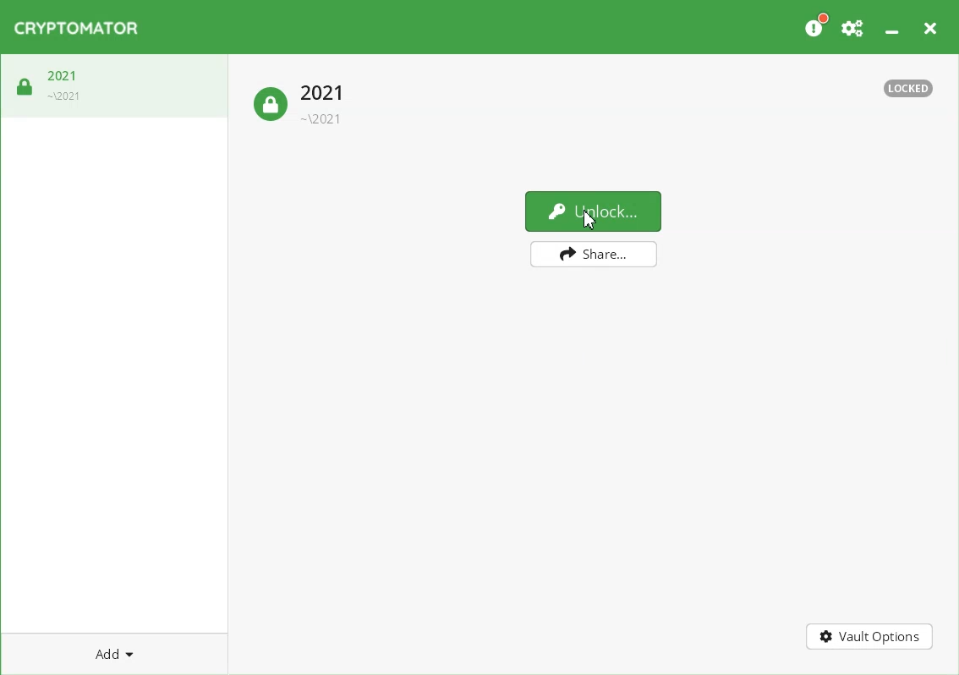  I want to click on Close, so click(929, 25).